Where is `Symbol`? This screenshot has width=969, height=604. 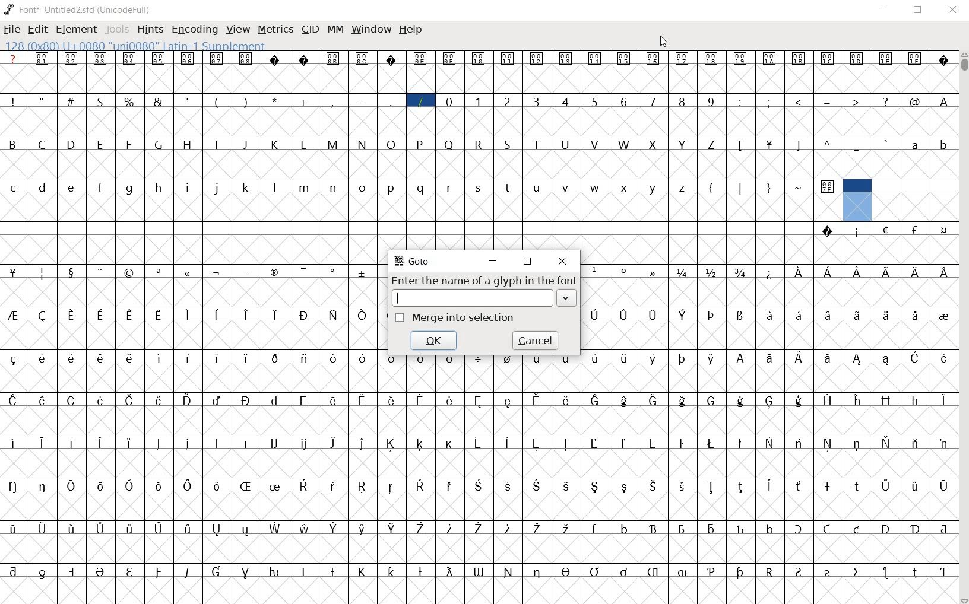 Symbol is located at coordinates (943, 357).